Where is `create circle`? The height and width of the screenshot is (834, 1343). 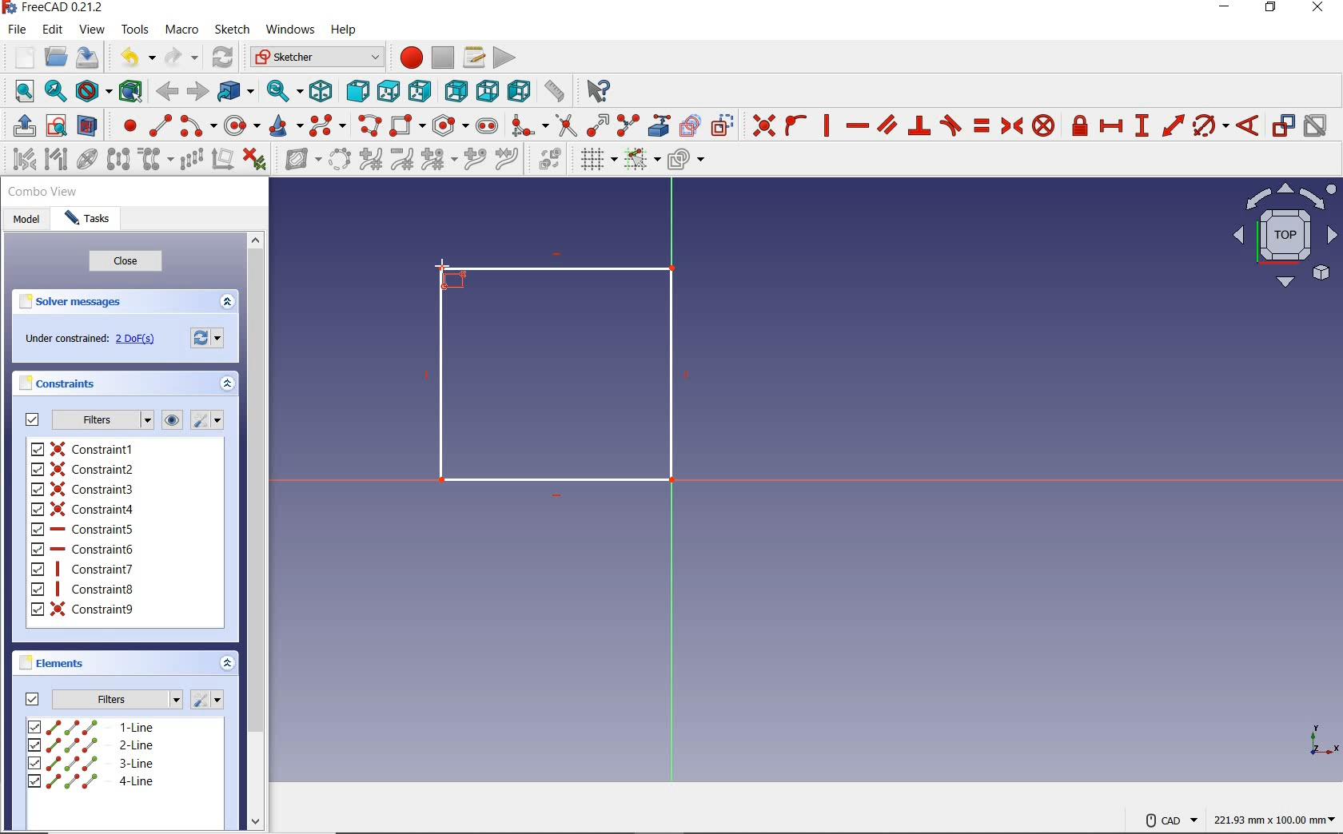
create circle is located at coordinates (241, 127).